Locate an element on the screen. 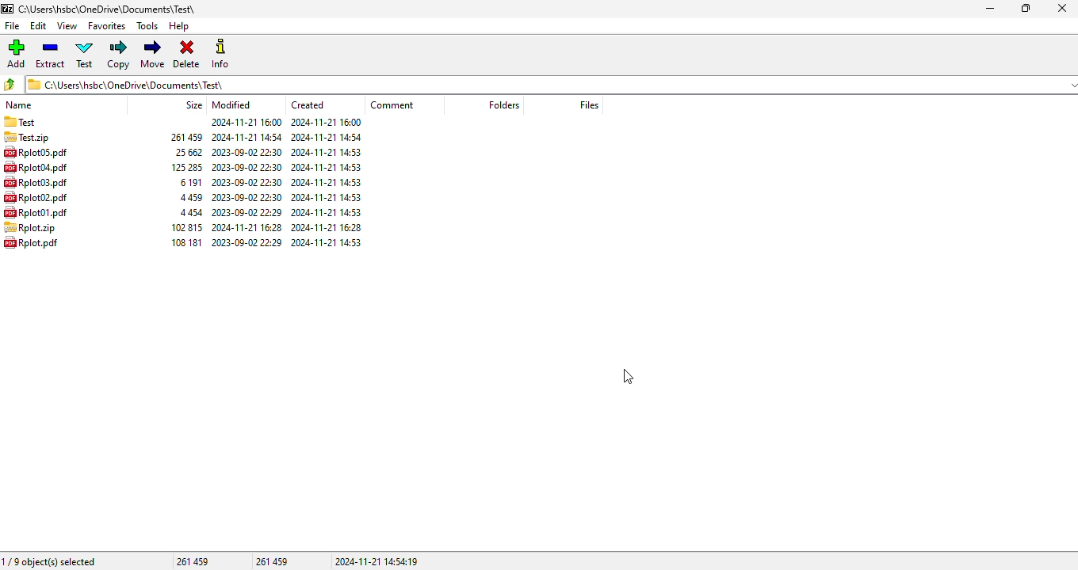 This screenshot has width=1078, height=570. created date & time is located at coordinates (326, 151).